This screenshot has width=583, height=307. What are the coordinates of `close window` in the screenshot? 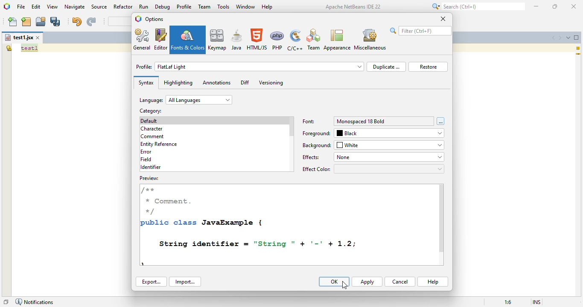 It's located at (38, 38).